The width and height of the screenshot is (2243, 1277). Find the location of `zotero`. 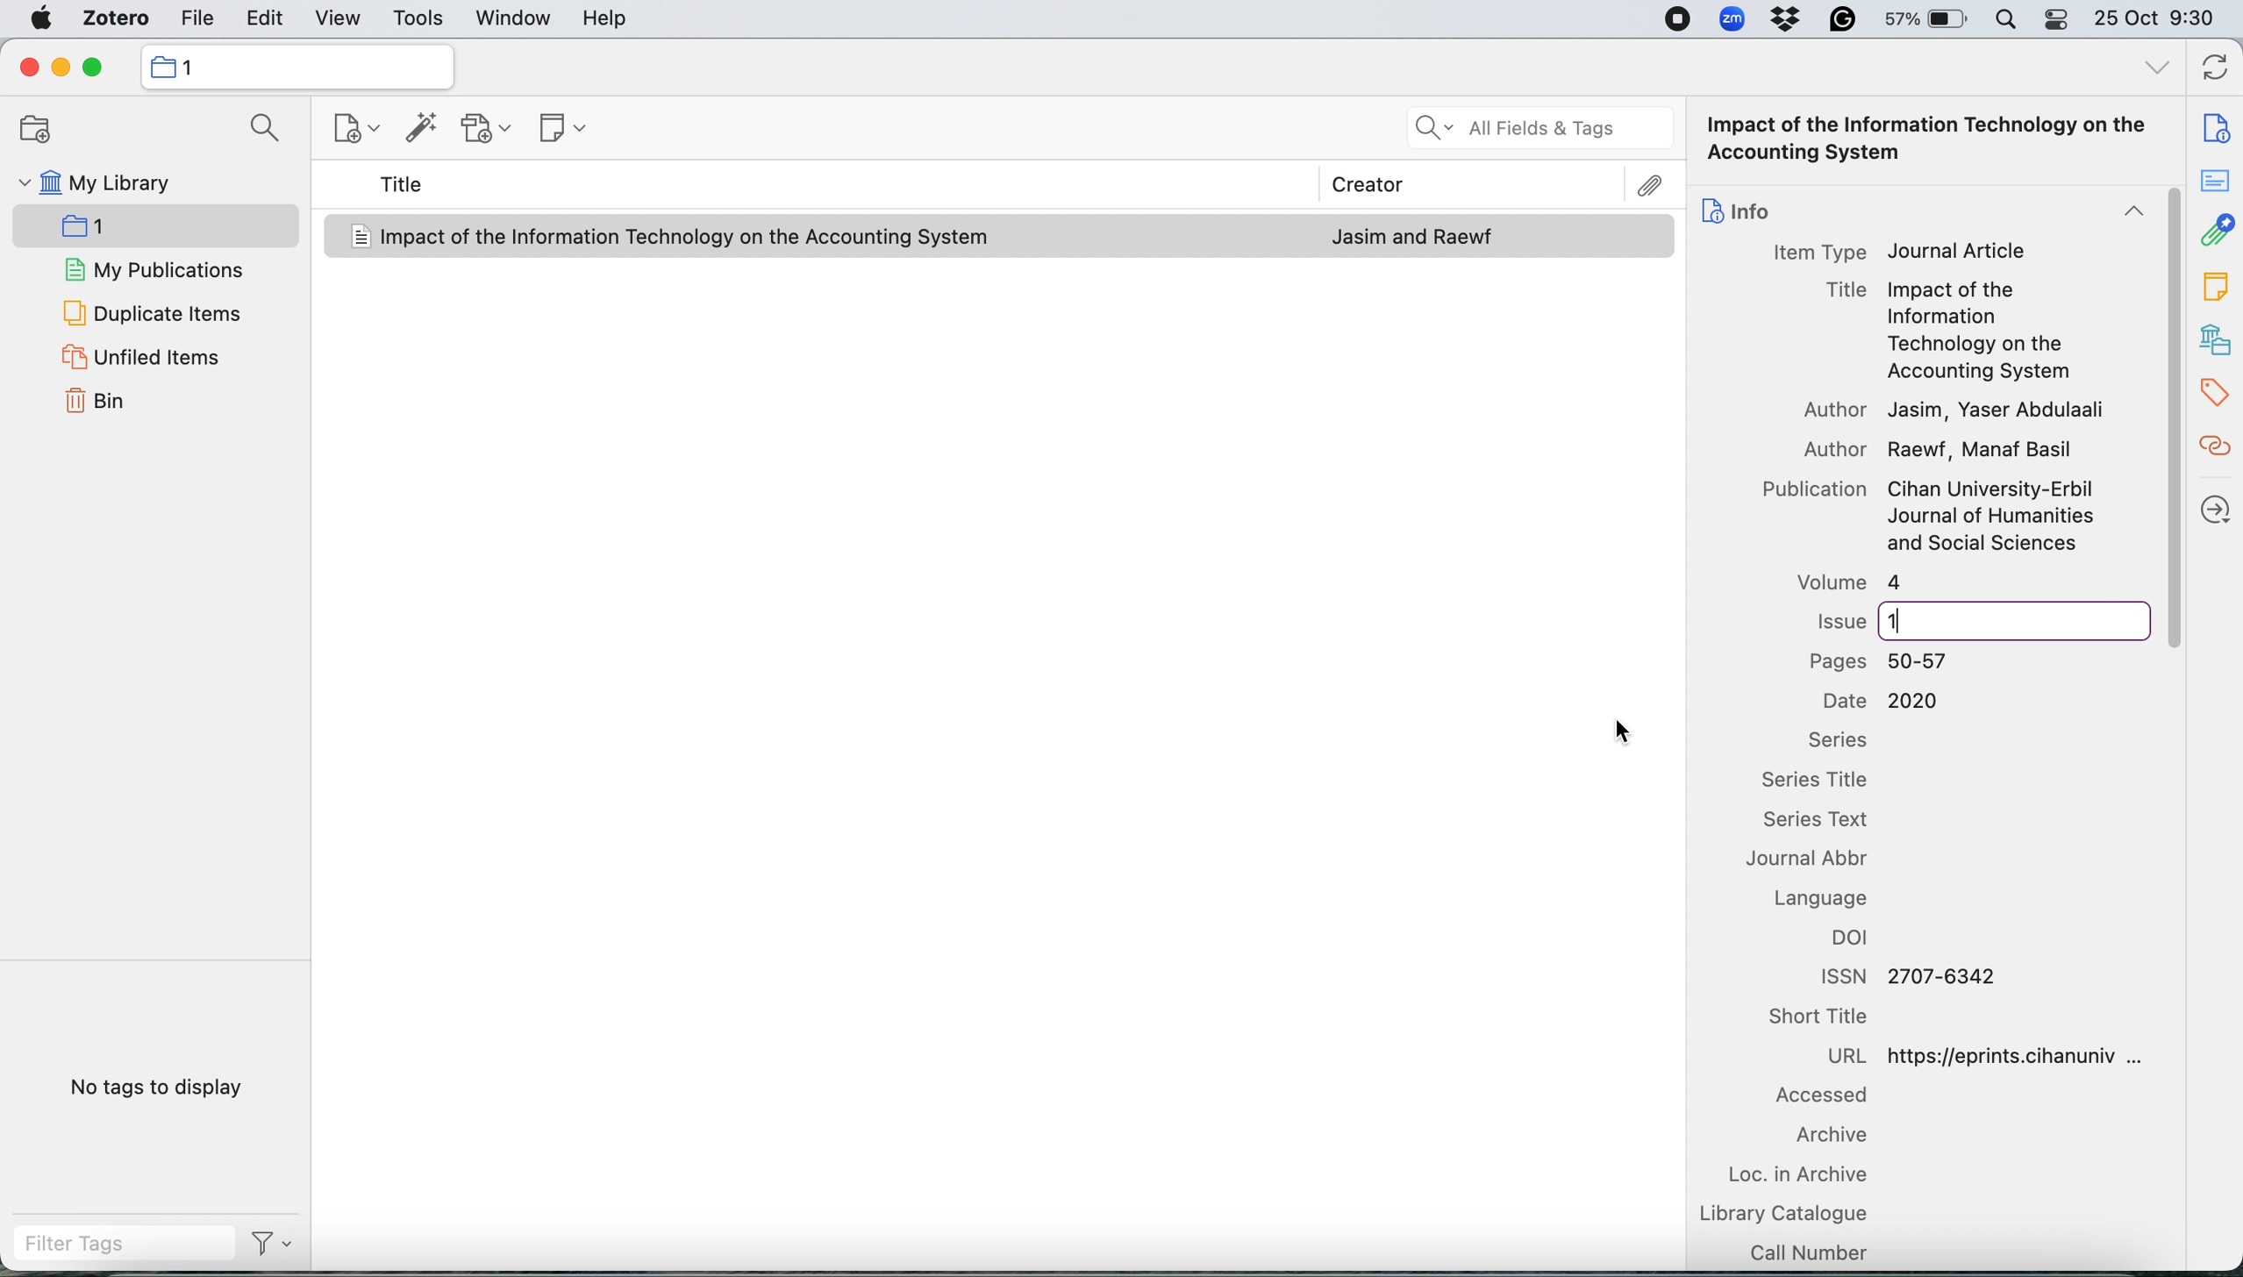

zotero is located at coordinates (116, 18).